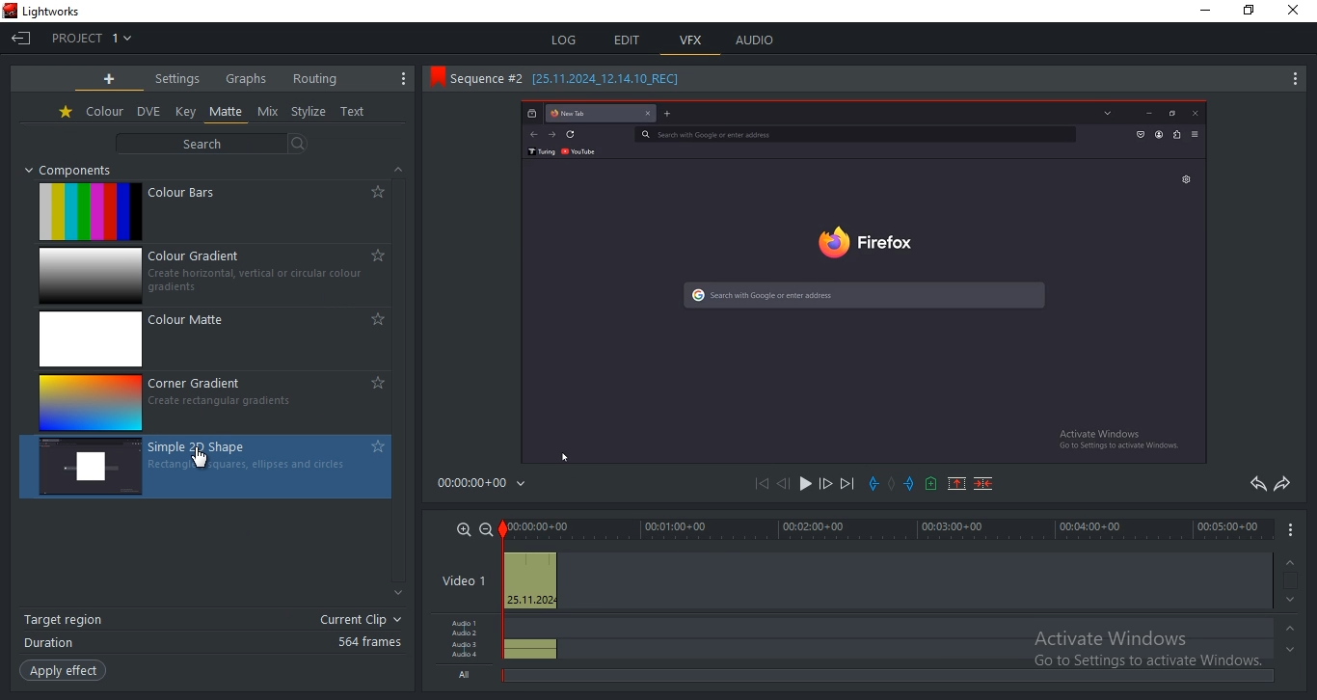 This screenshot has height=700, width=1317. What do you see at coordinates (268, 112) in the screenshot?
I see `mix` at bounding box center [268, 112].